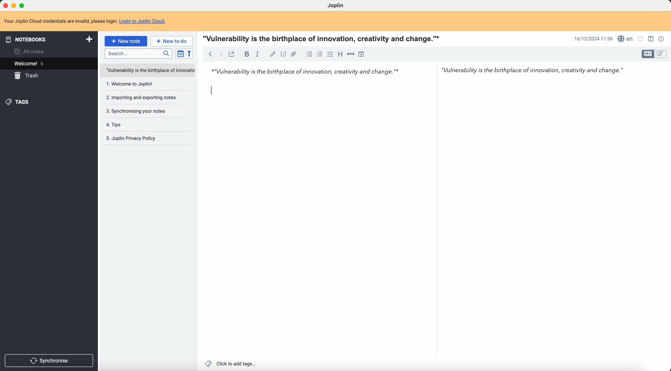  What do you see at coordinates (294, 54) in the screenshot?
I see `attach file` at bounding box center [294, 54].